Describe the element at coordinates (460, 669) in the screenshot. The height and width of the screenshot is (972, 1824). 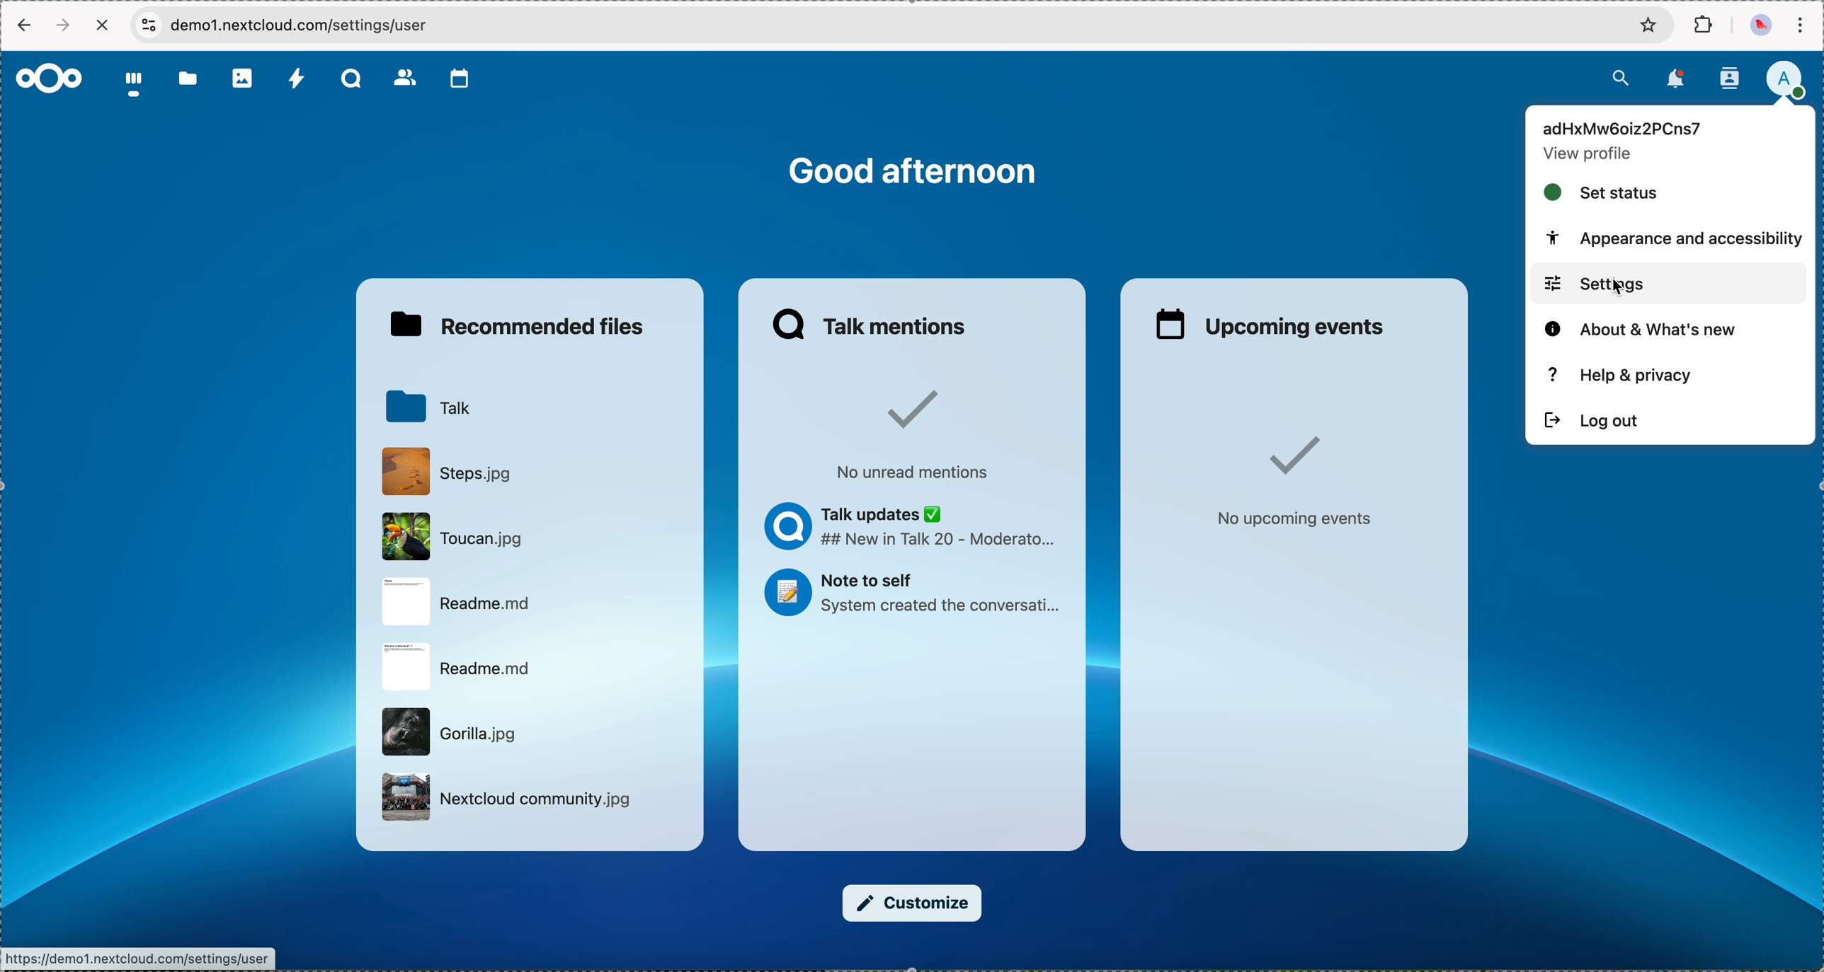
I see `file` at that location.